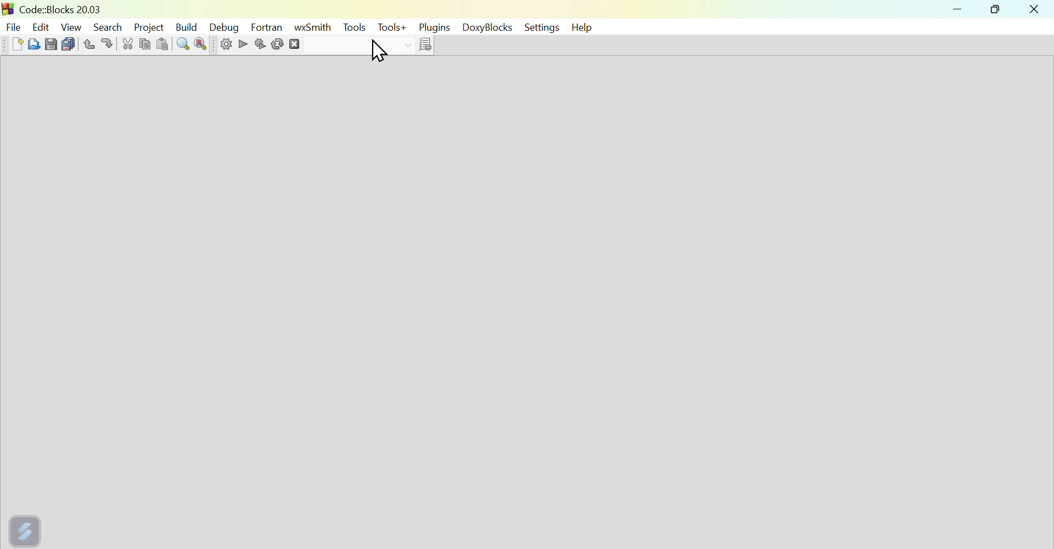  I want to click on Undo, so click(87, 42).